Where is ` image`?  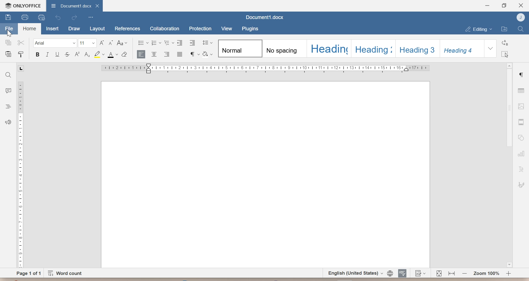
 image is located at coordinates (521, 106).